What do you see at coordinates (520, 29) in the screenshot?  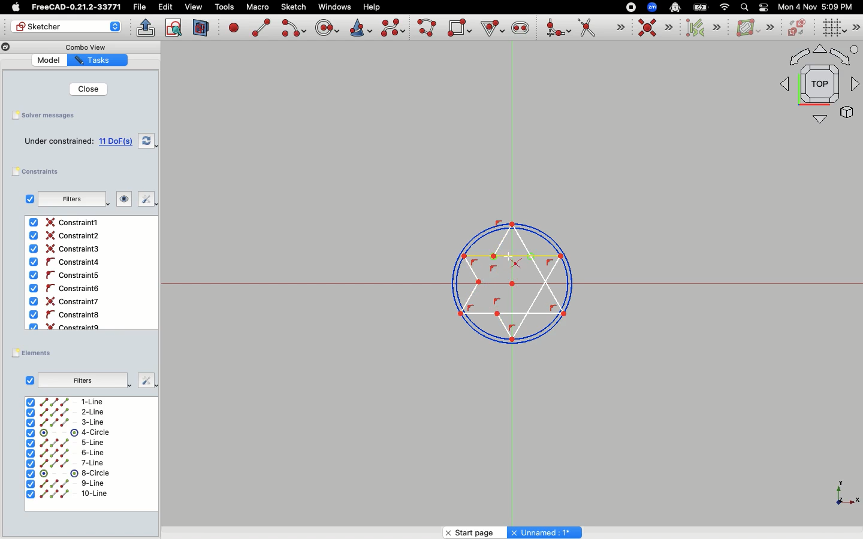 I see `Create slot` at bounding box center [520, 29].